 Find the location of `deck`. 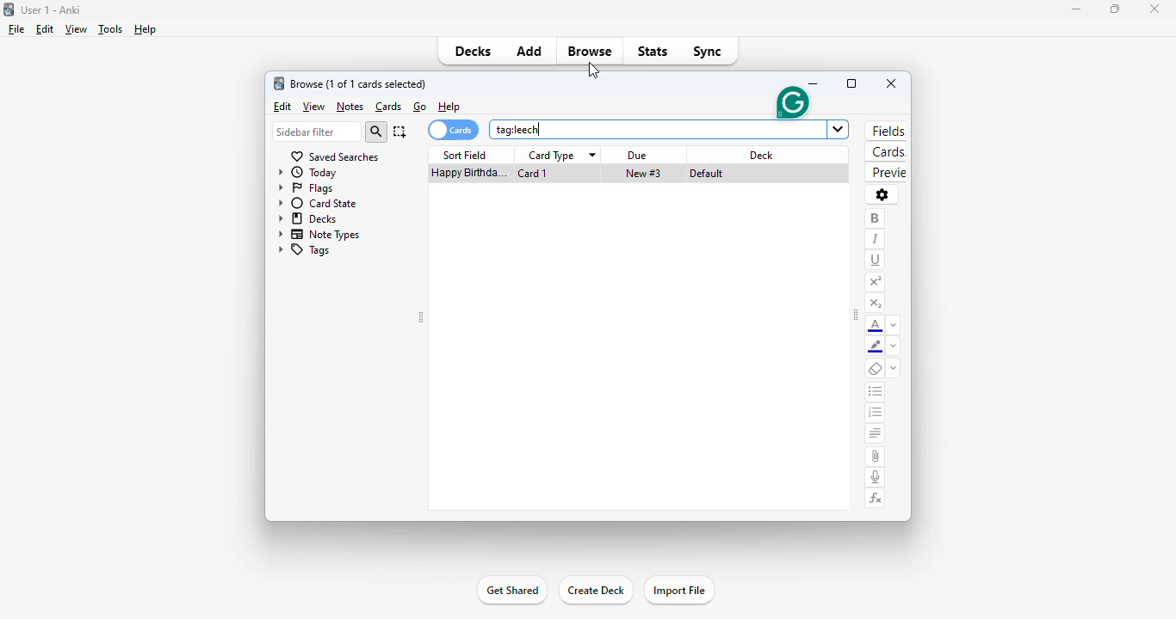

deck is located at coordinates (760, 154).